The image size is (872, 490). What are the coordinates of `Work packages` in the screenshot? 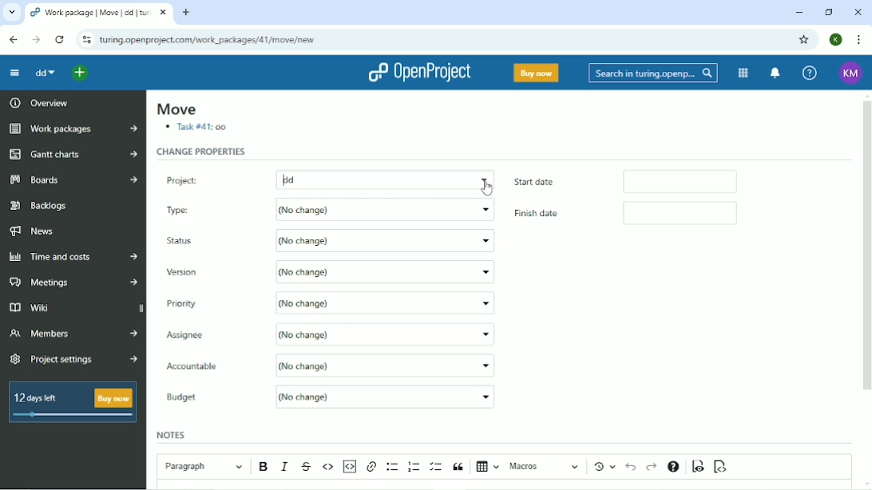 It's located at (73, 129).